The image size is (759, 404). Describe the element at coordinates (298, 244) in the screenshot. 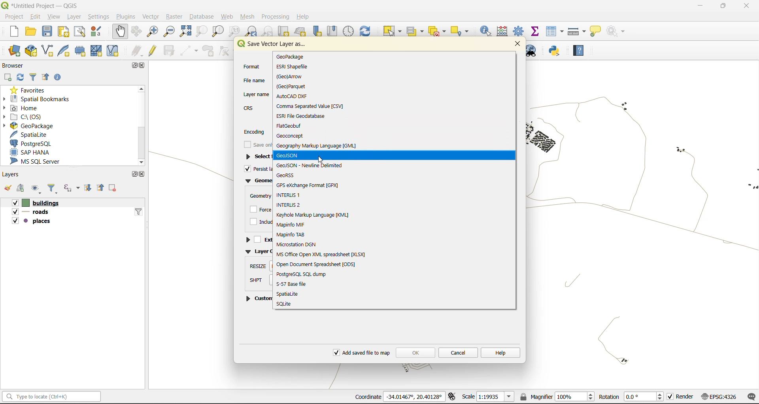

I see `microstation dgn` at that location.